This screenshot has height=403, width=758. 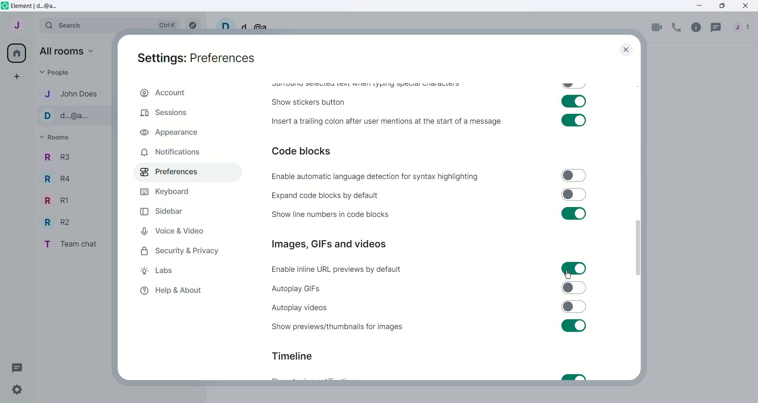 What do you see at coordinates (60, 222) in the screenshot?
I see `R2 - Room Name` at bounding box center [60, 222].